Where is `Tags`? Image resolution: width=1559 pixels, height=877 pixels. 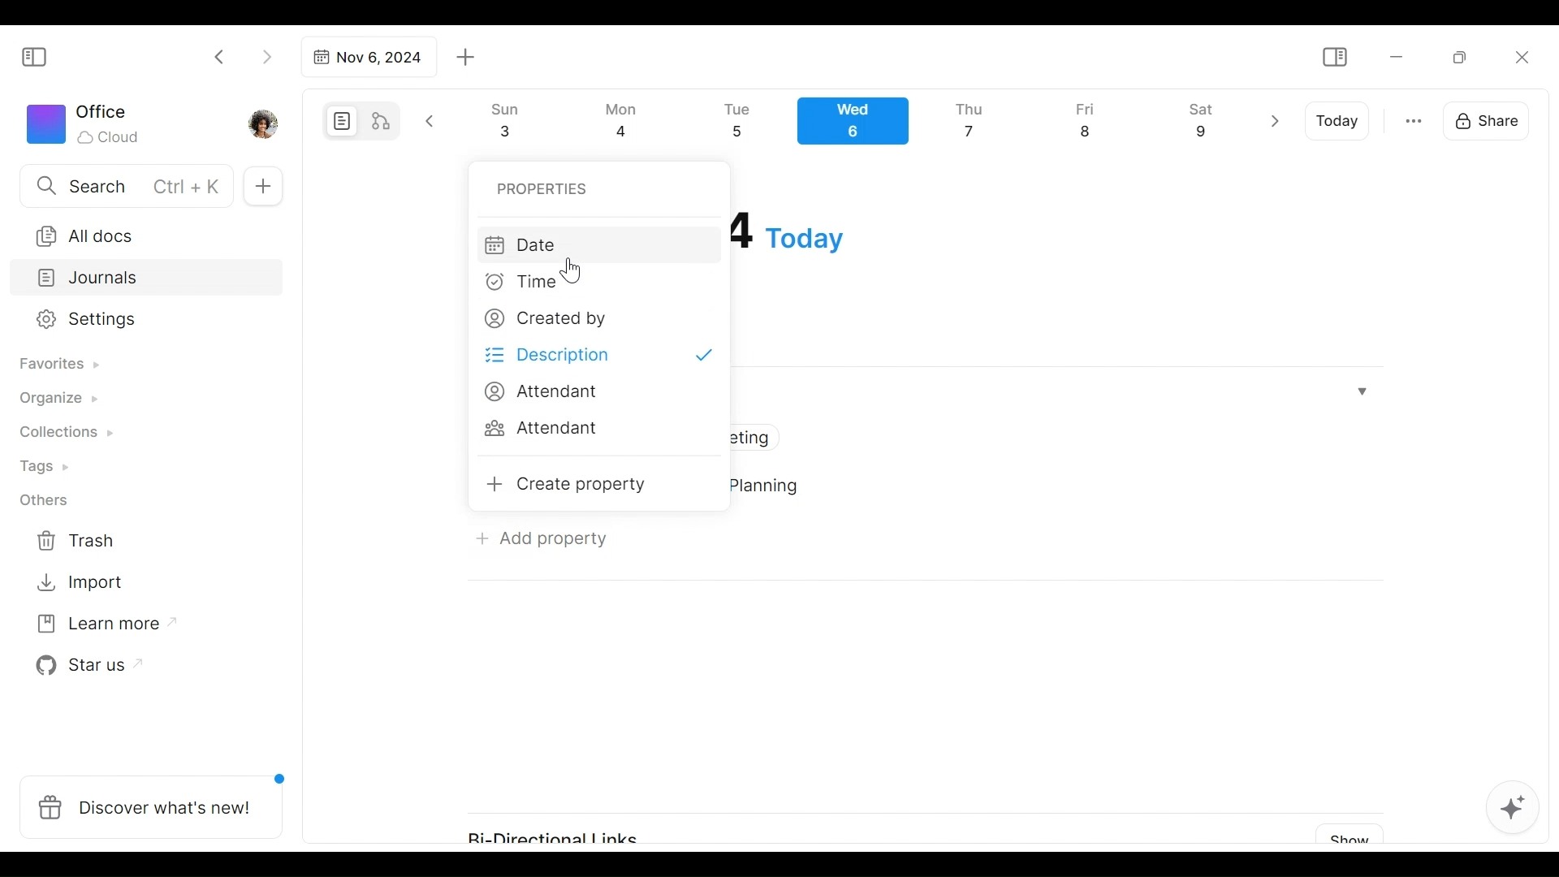
Tags is located at coordinates (46, 469).